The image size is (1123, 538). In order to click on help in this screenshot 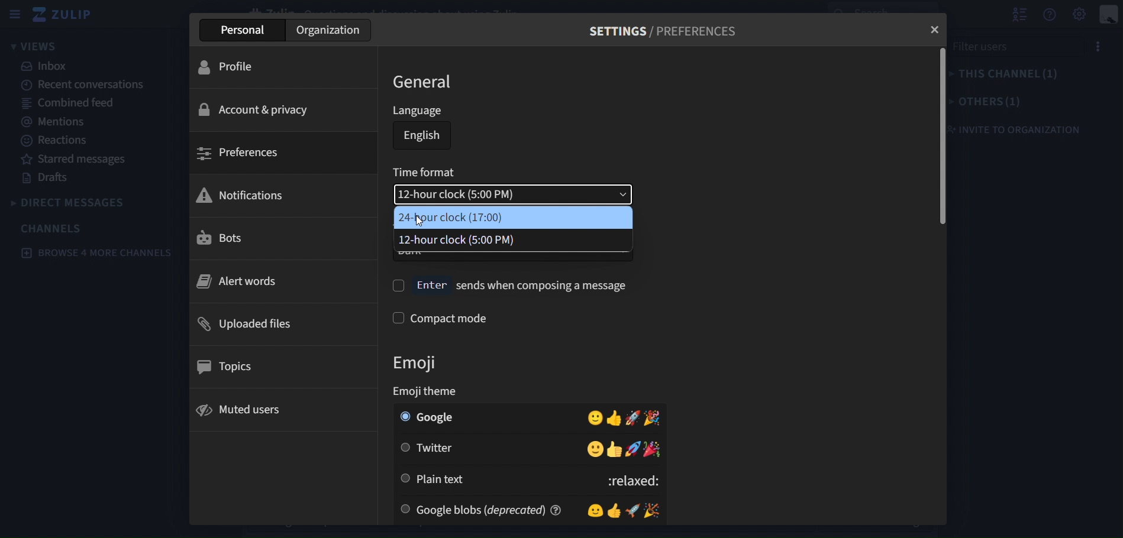, I will do `click(561, 510)`.